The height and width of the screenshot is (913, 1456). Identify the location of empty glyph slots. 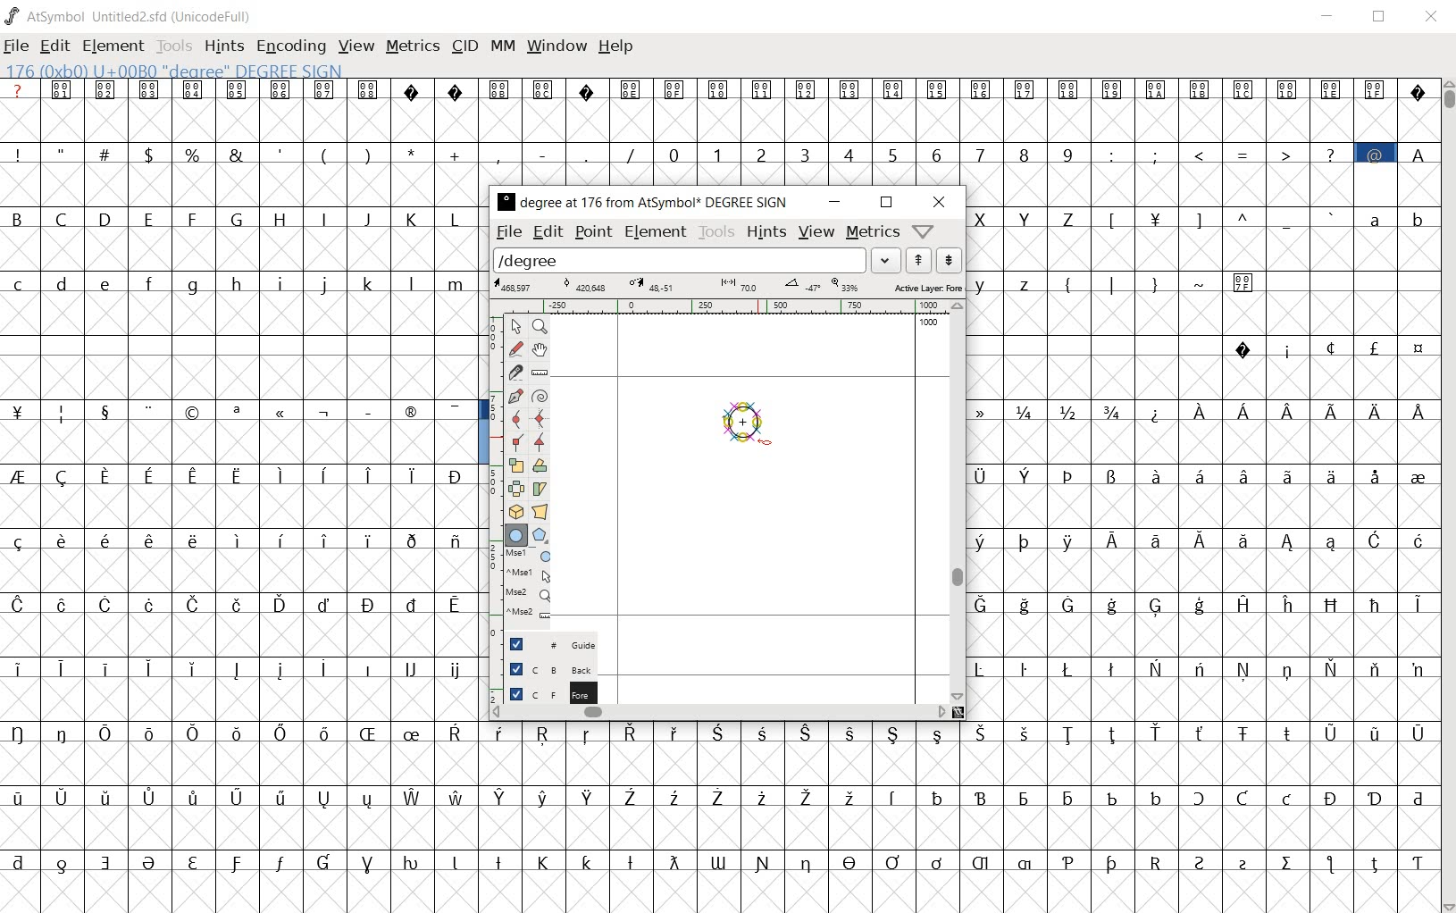
(958, 827).